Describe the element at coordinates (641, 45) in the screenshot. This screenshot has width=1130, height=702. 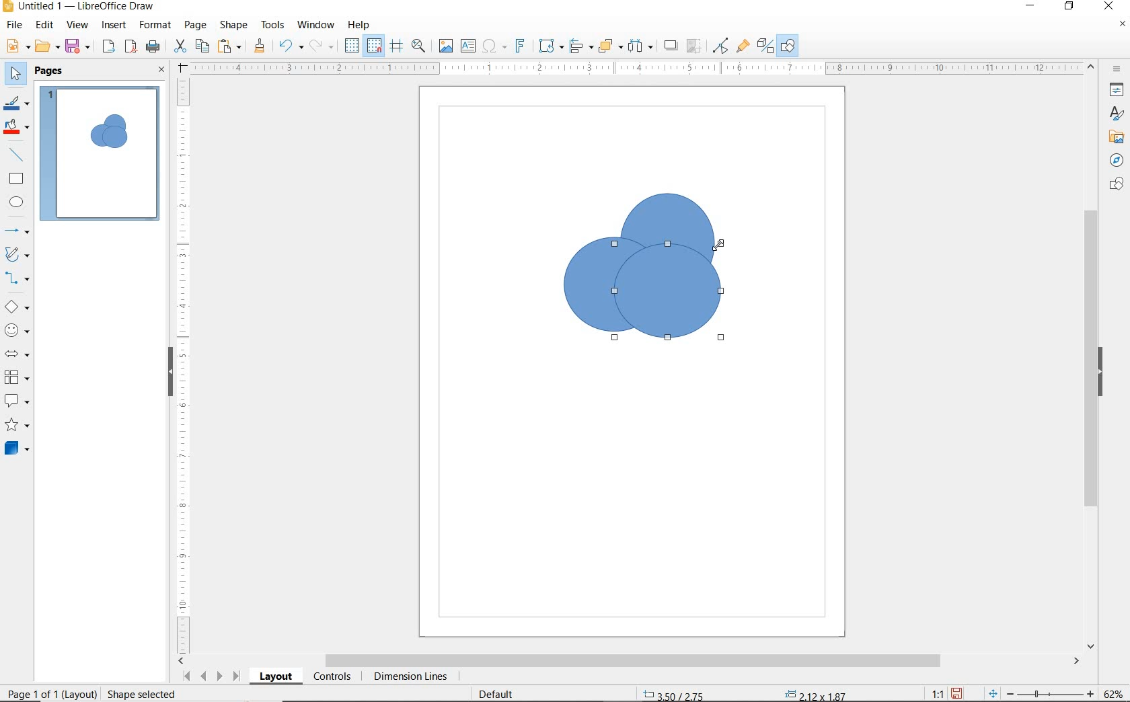
I see `SELECT AT LEAST 3 OBJECTS TO DISTRIBUTE` at that location.